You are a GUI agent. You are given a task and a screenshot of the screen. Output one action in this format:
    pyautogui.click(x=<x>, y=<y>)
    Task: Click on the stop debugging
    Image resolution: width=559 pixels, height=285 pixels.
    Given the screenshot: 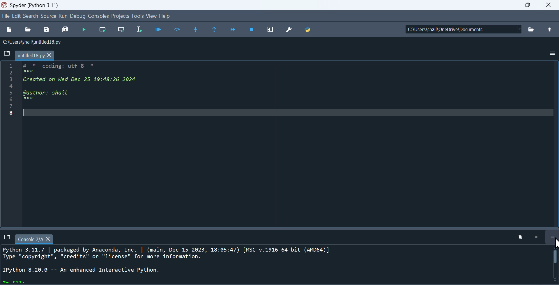 What is the action you would take?
    pyautogui.click(x=253, y=30)
    